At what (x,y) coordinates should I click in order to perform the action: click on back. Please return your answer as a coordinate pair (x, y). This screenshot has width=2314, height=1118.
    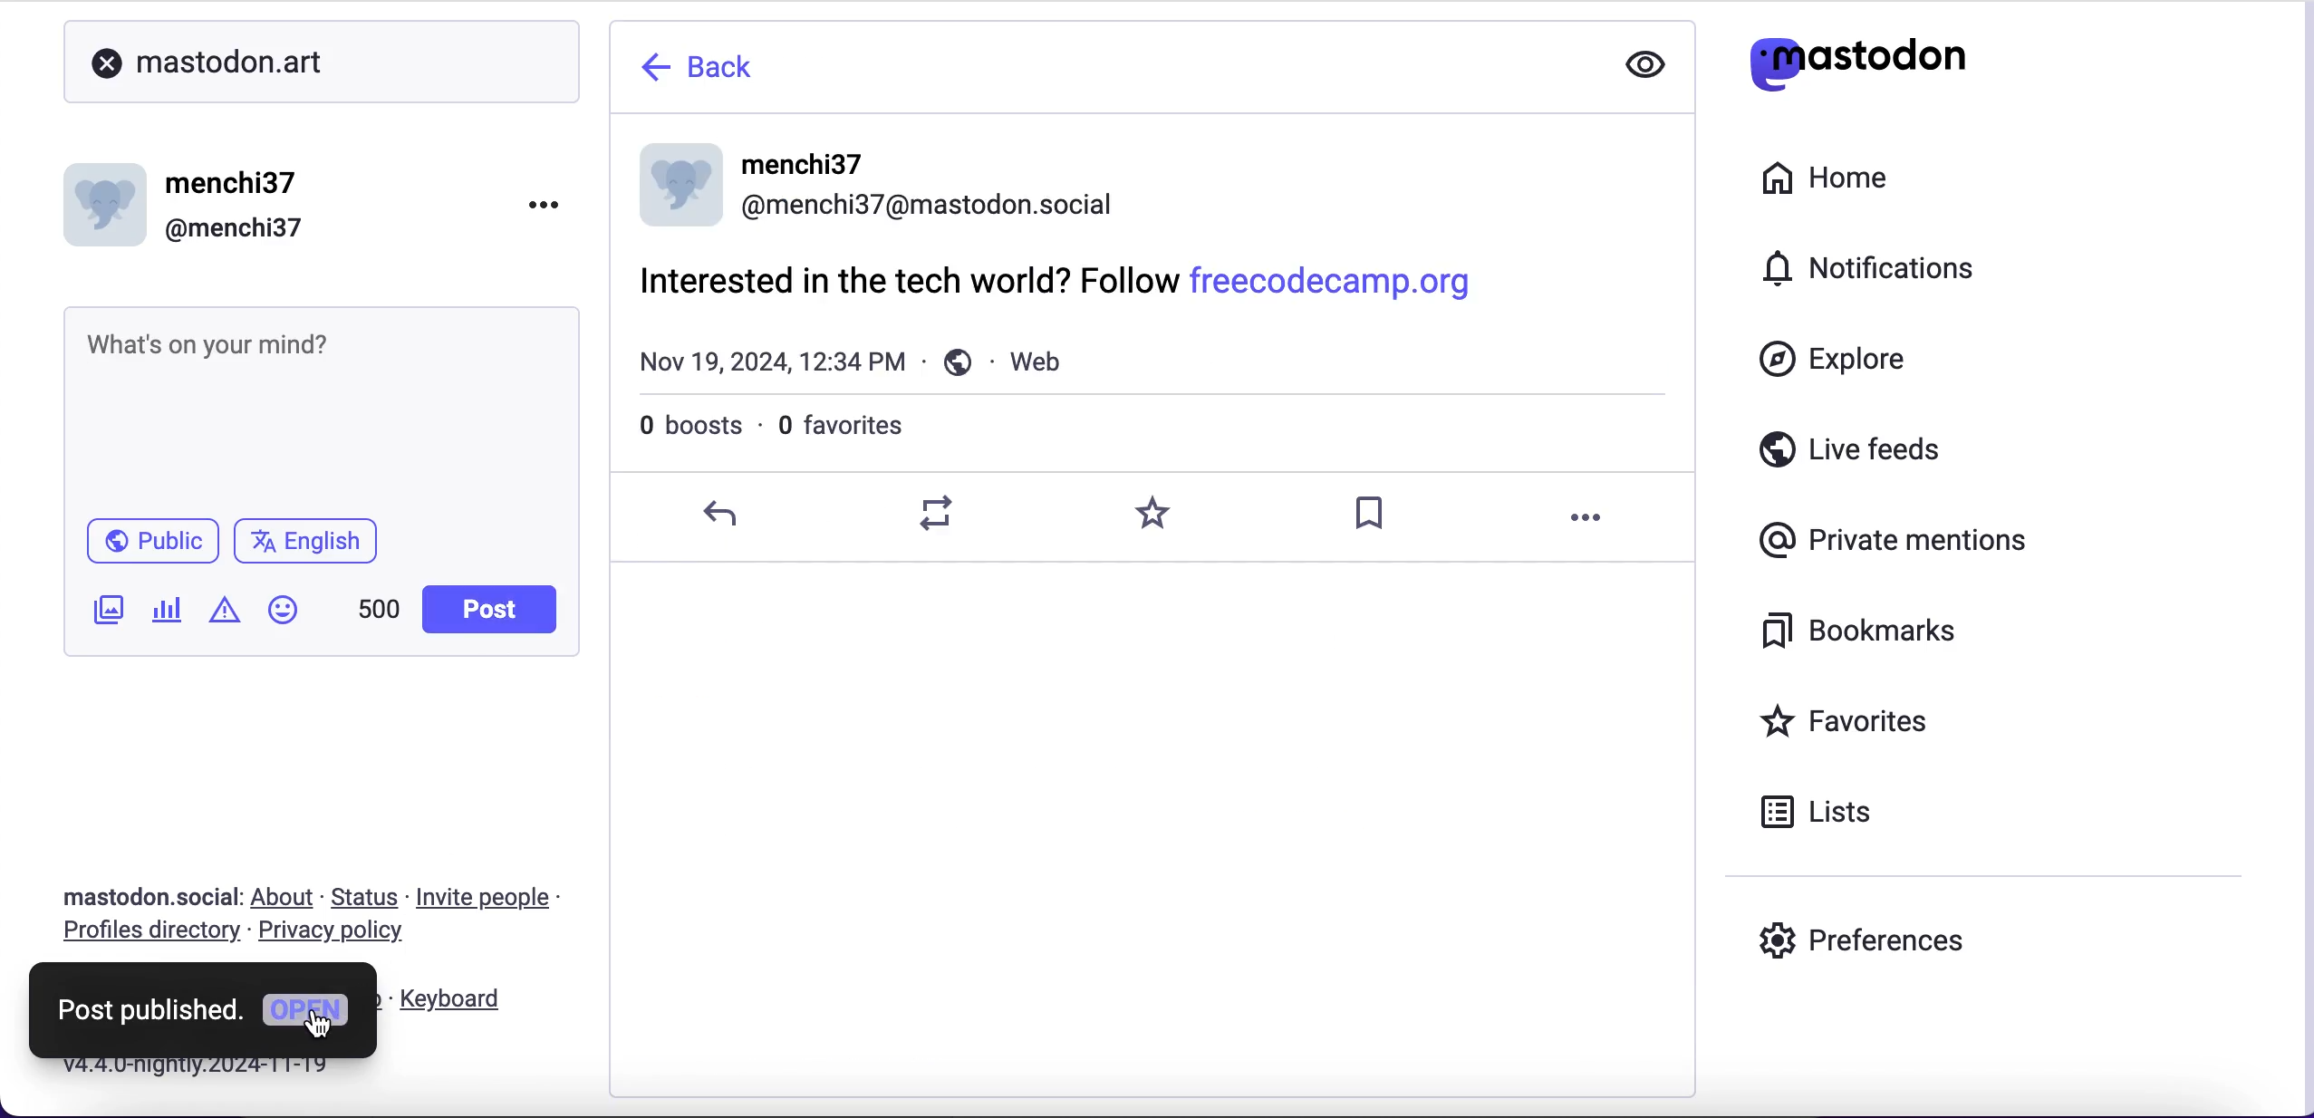
    Looking at the image, I should click on (713, 70).